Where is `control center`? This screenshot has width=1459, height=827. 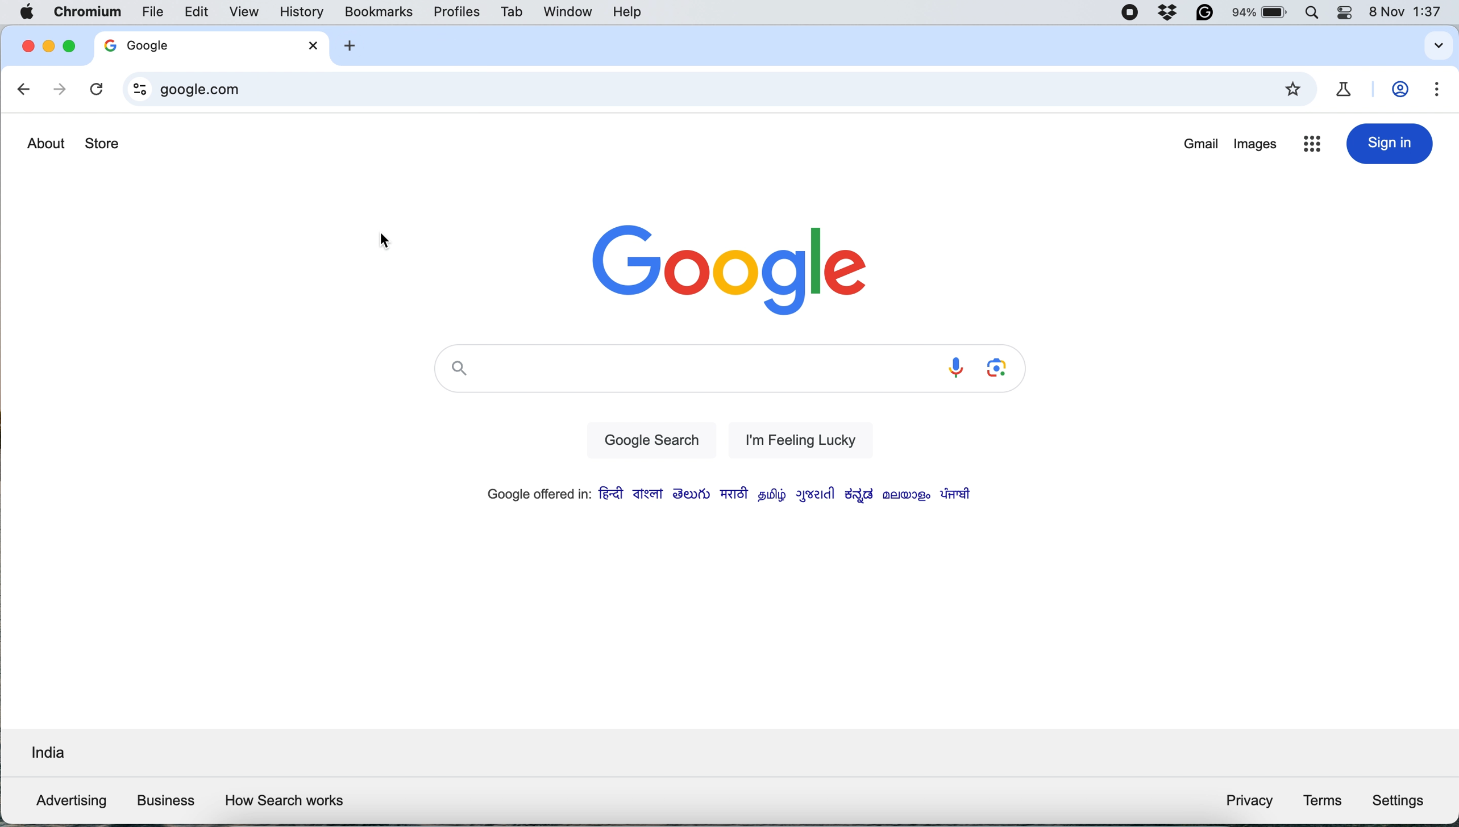 control center is located at coordinates (1349, 14).